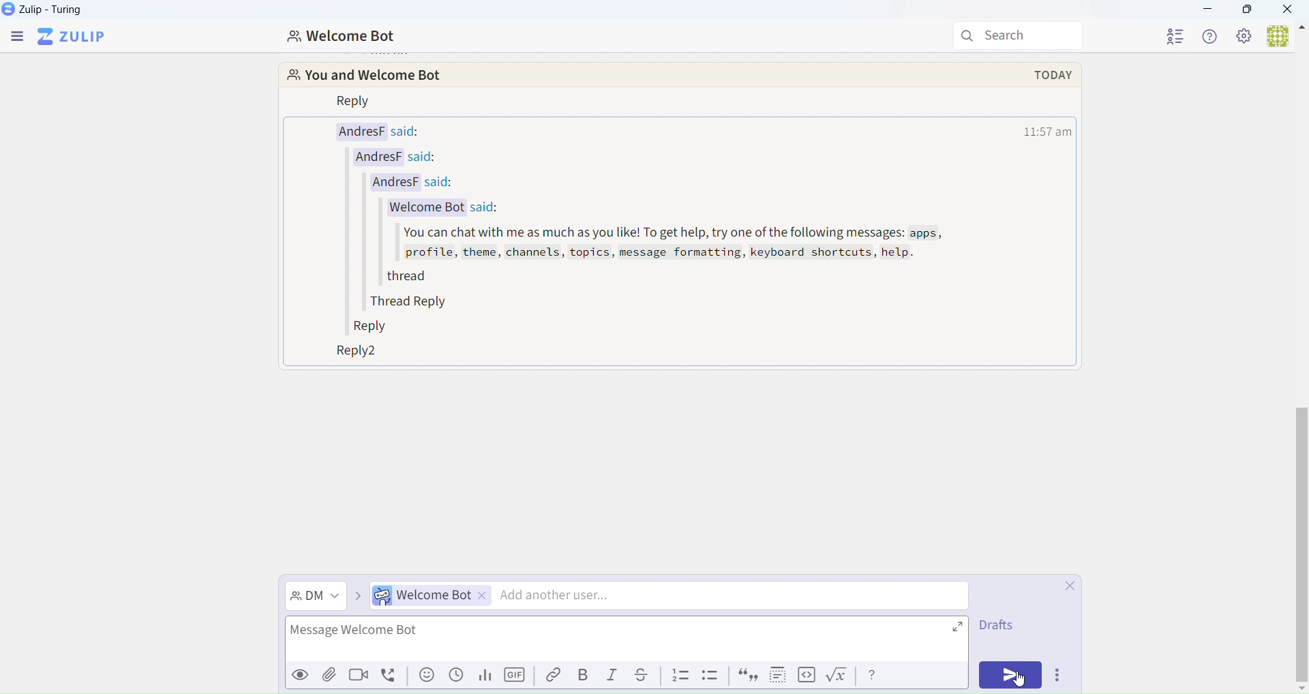  What do you see at coordinates (1019, 34) in the screenshot?
I see `Search` at bounding box center [1019, 34].